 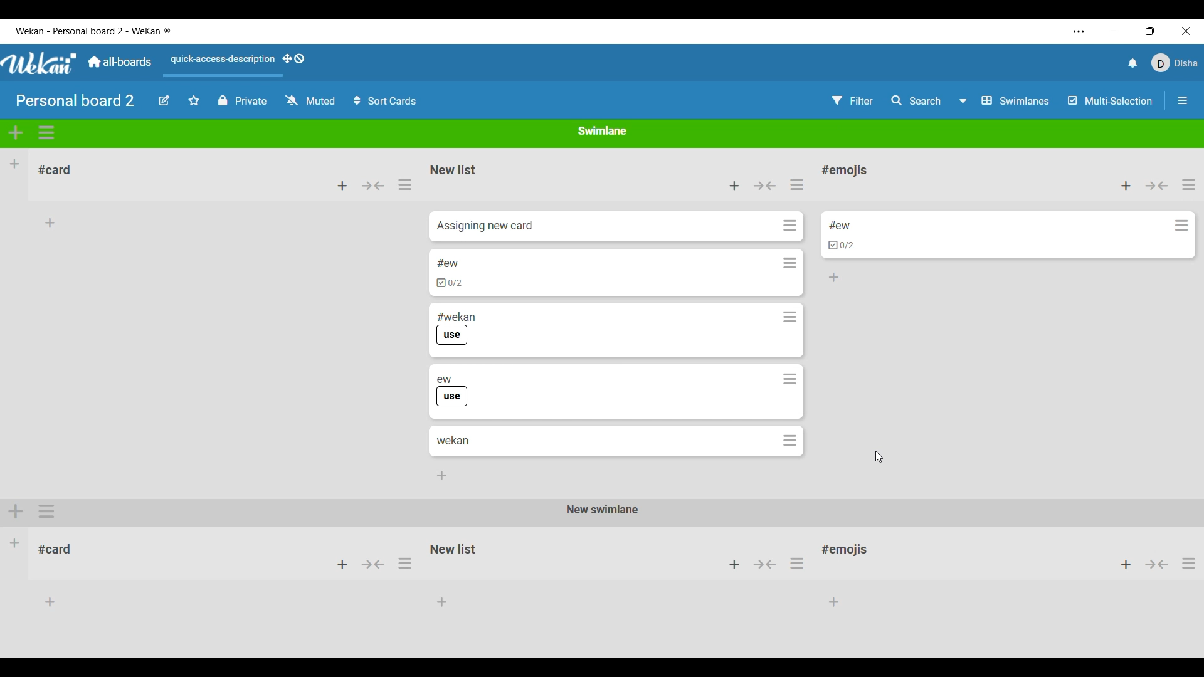 I want to click on Add selected card to top of the list, so click(x=1126, y=186).